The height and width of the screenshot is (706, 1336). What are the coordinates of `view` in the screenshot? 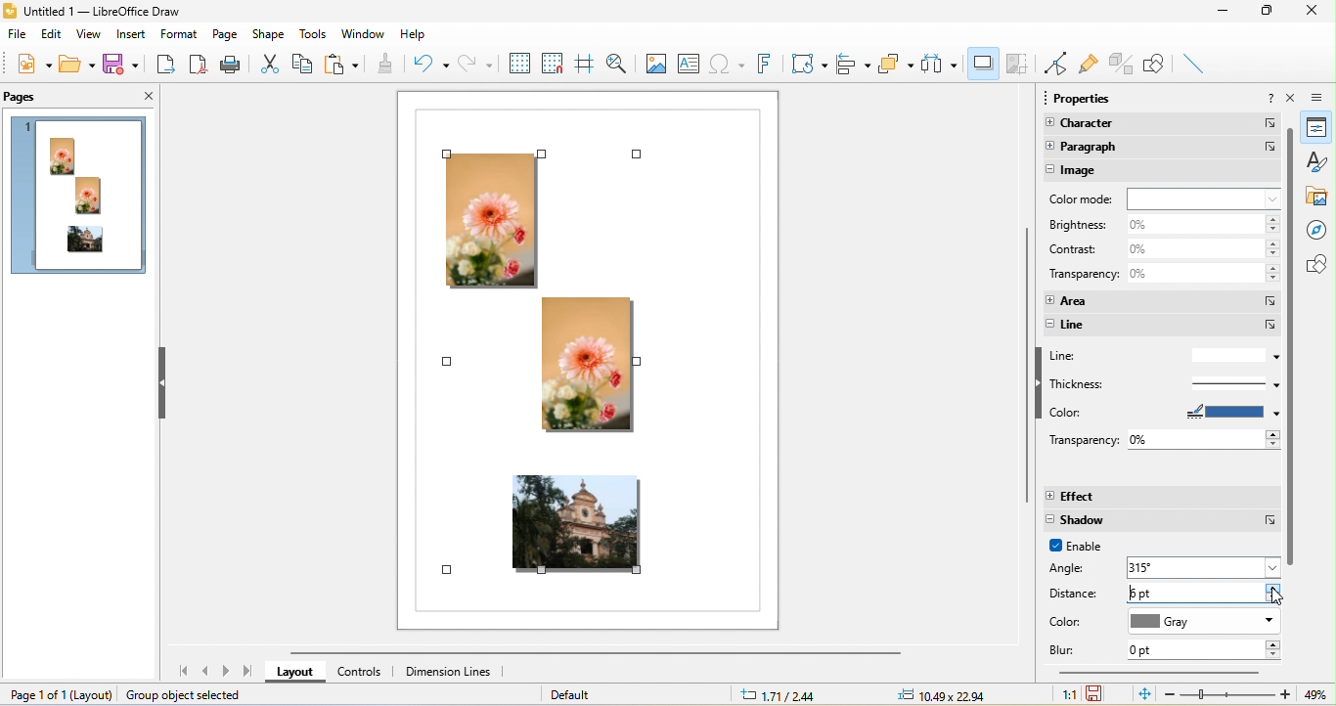 It's located at (90, 36).